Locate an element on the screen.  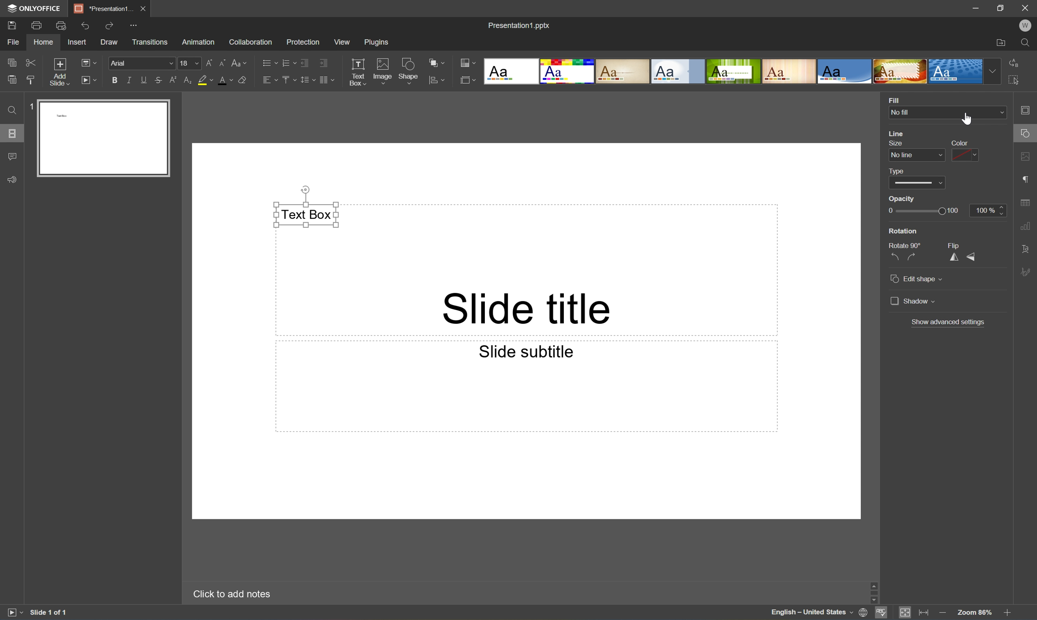
Save is located at coordinates (11, 25).